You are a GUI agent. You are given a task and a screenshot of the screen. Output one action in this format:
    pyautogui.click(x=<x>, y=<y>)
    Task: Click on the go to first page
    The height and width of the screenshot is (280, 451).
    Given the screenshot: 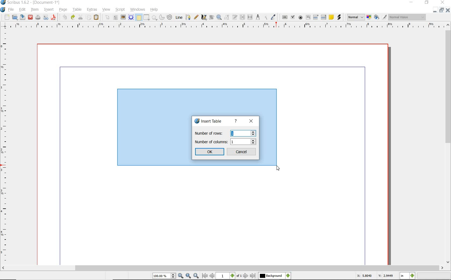 What is the action you would take?
    pyautogui.click(x=205, y=276)
    